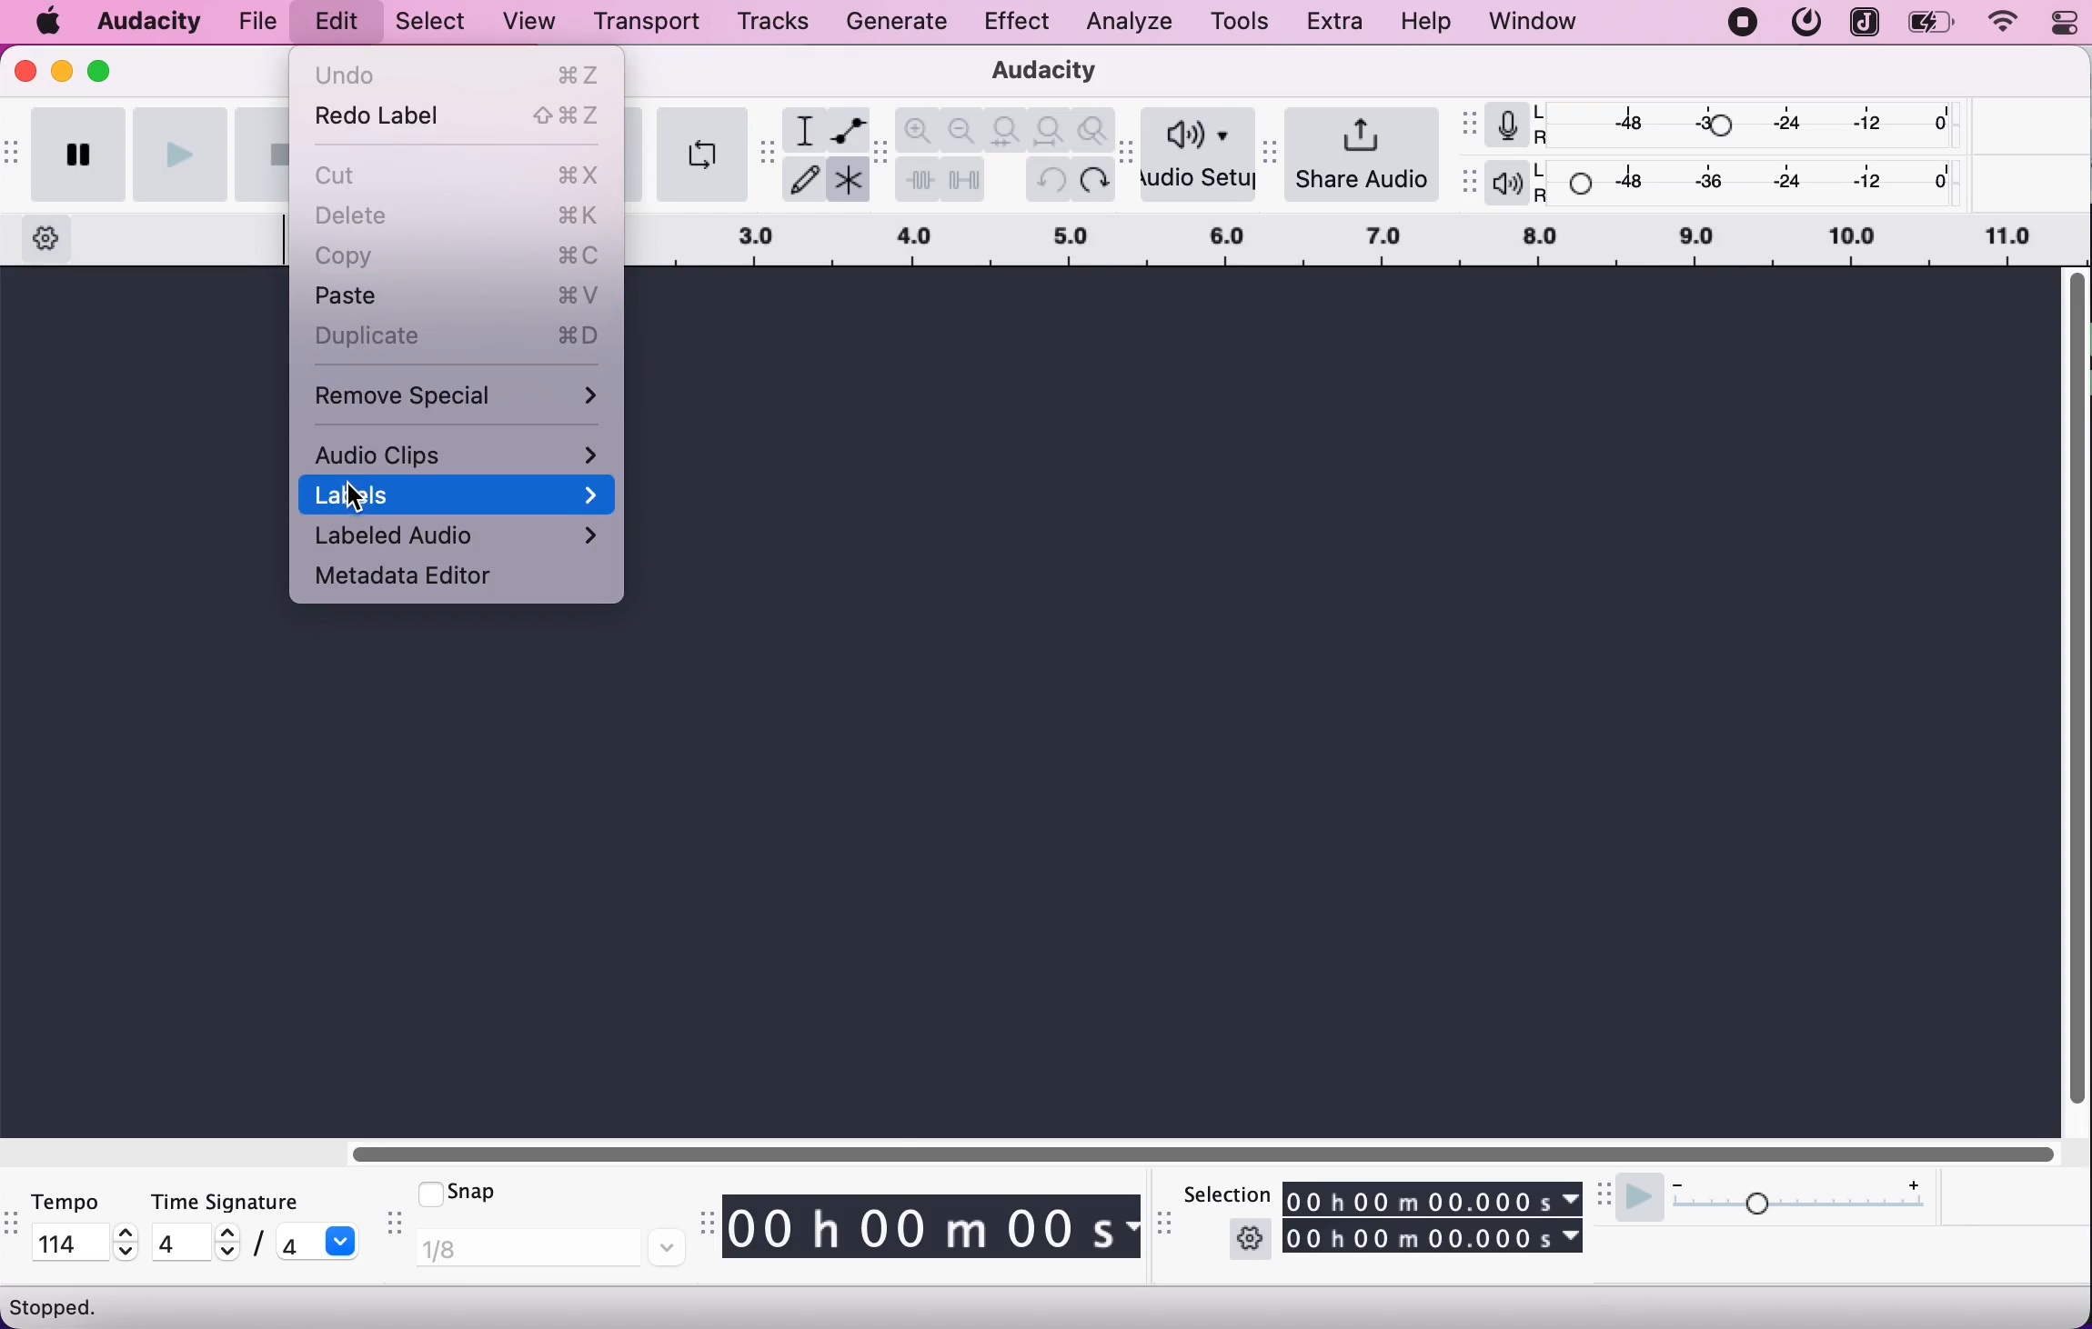  What do you see at coordinates (1051, 130) in the screenshot?
I see `fit project to width` at bounding box center [1051, 130].